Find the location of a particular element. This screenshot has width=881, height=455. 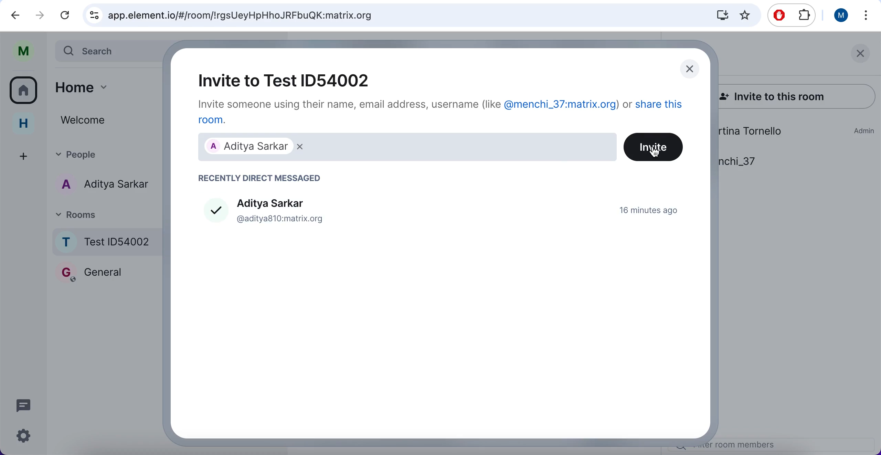

rooms is located at coordinates (111, 274).